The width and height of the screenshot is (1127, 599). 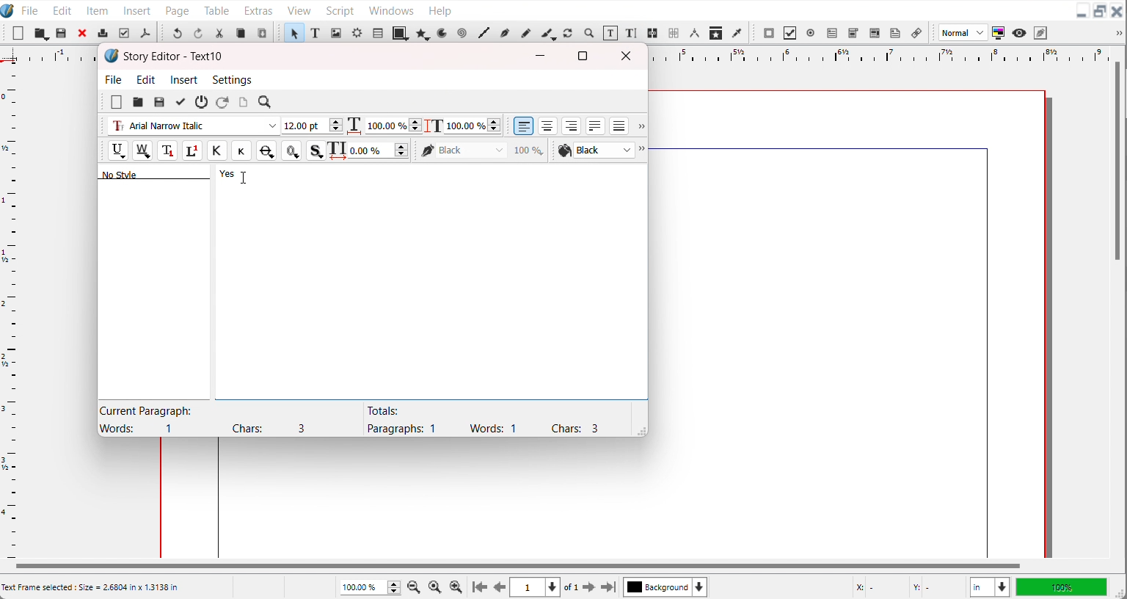 What do you see at coordinates (216, 150) in the screenshot?
I see `All caps` at bounding box center [216, 150].